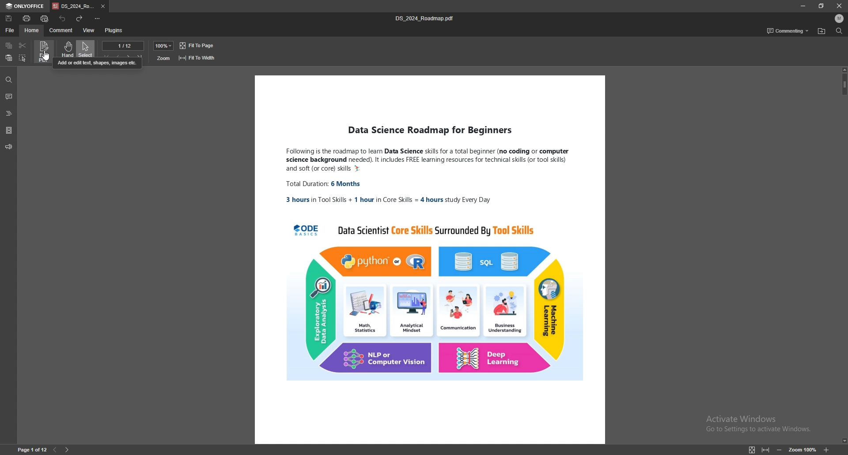 The image size is (848, 455). What do you see at coordinates (114, 30) in the screenshot?
I see `plugins` at bounding box center [114, 30].